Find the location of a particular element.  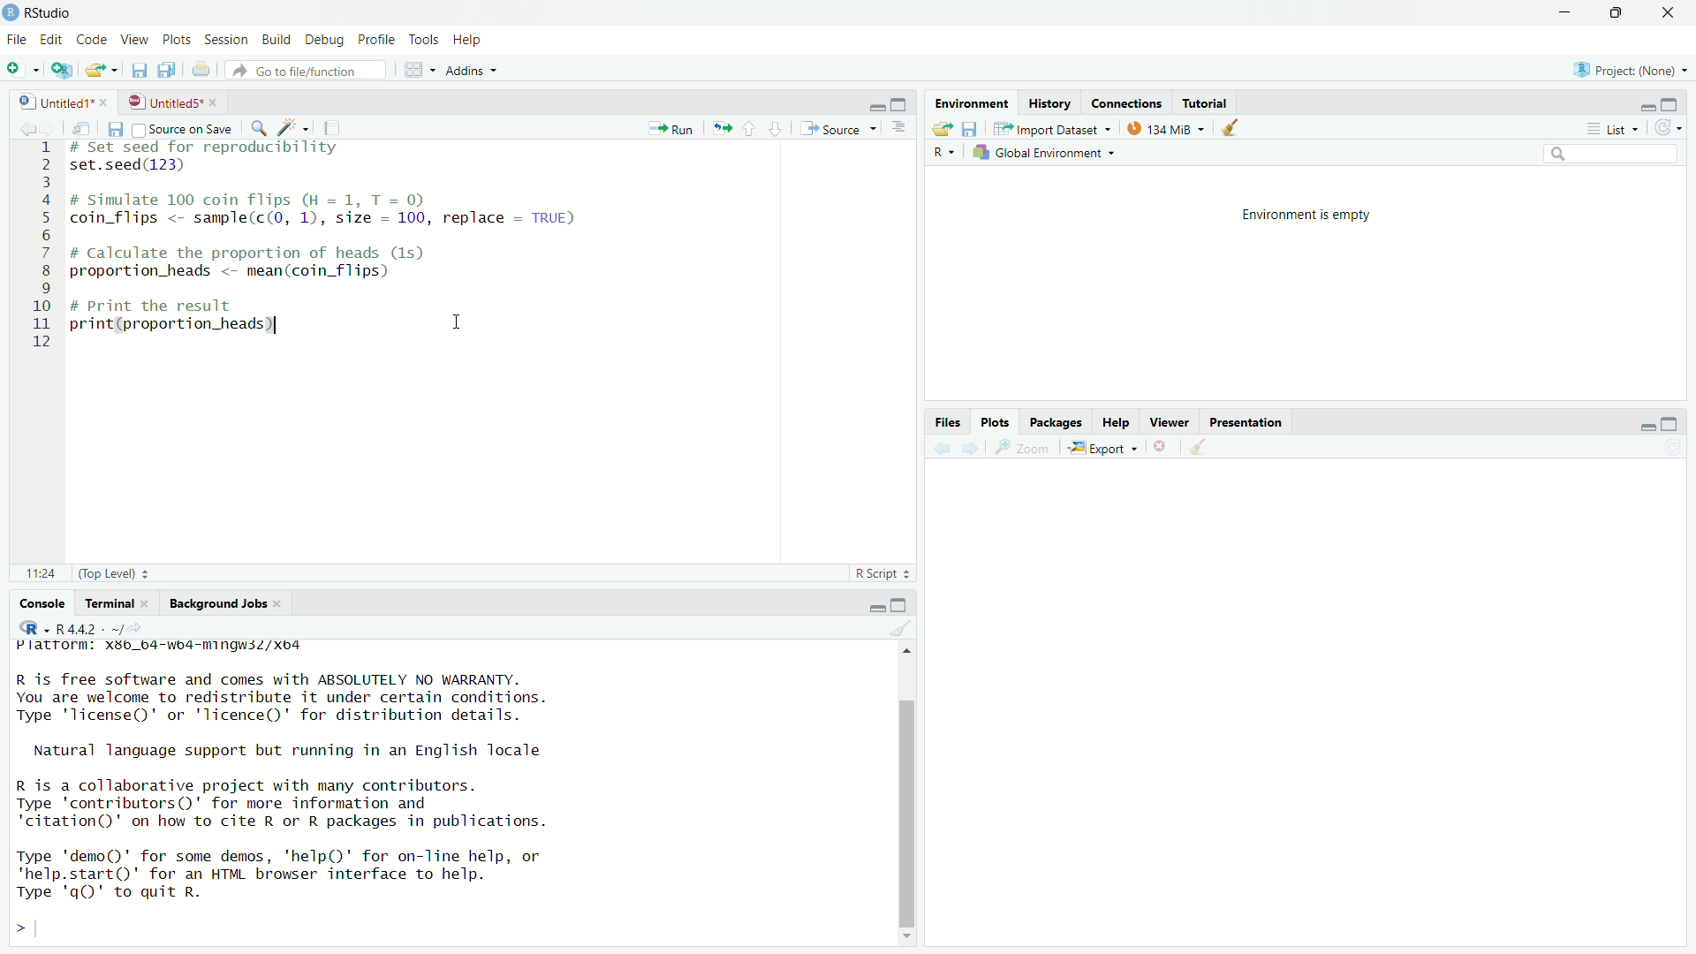

set.seed(123) is located at coordinates (136, 167).